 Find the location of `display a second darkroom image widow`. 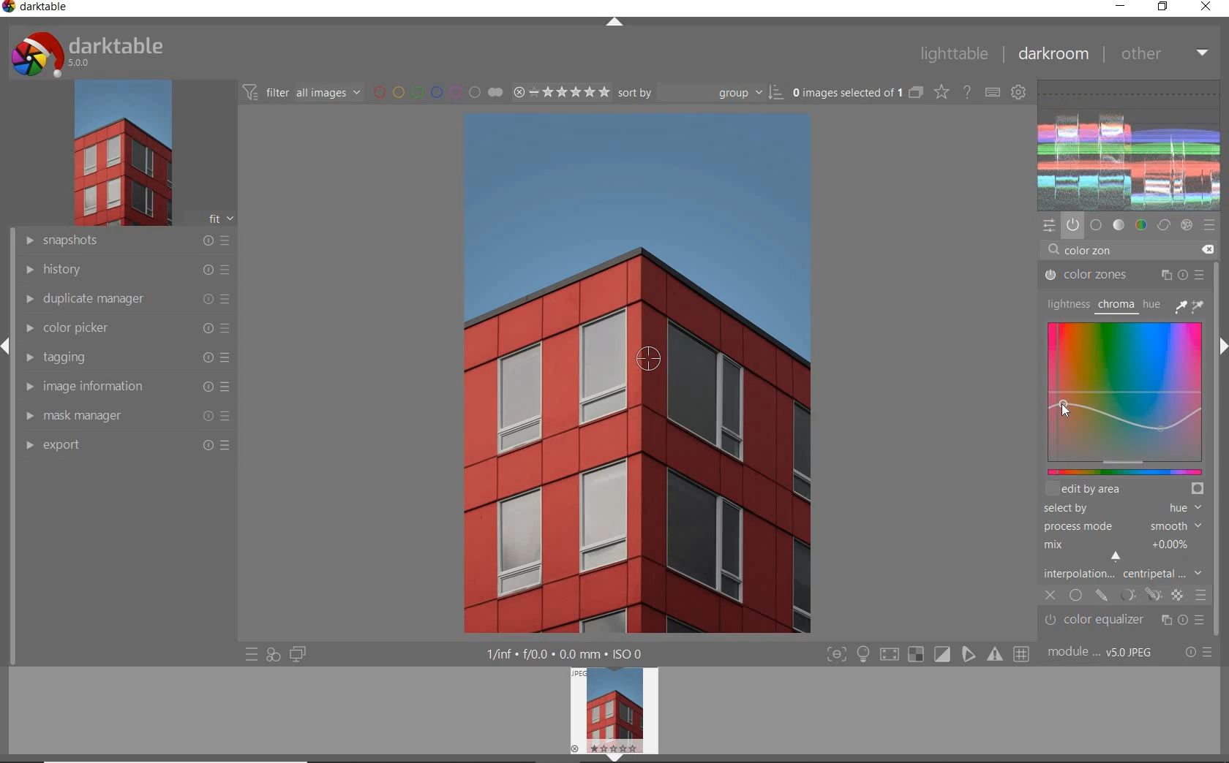

display a second darkroom image widow is located at coordinates (298, 653).